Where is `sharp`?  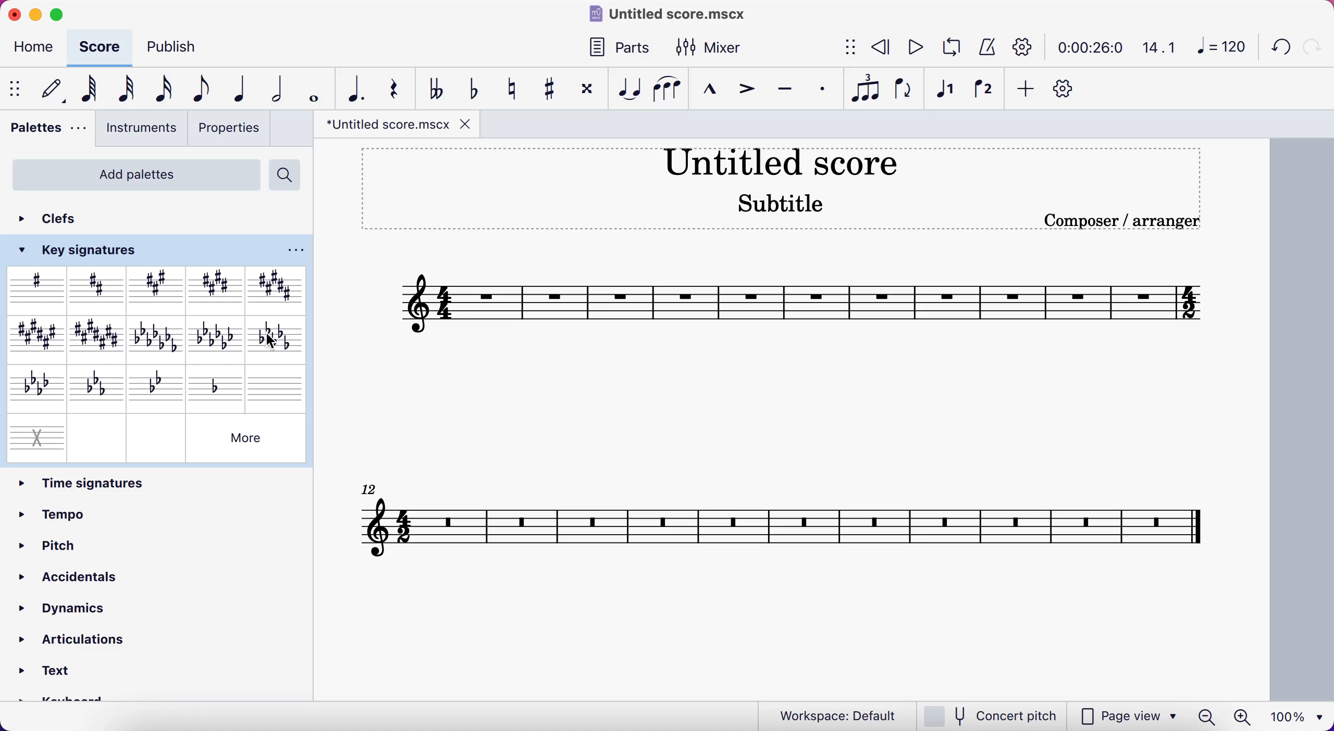
sharp is located at coordinates (35, 288).